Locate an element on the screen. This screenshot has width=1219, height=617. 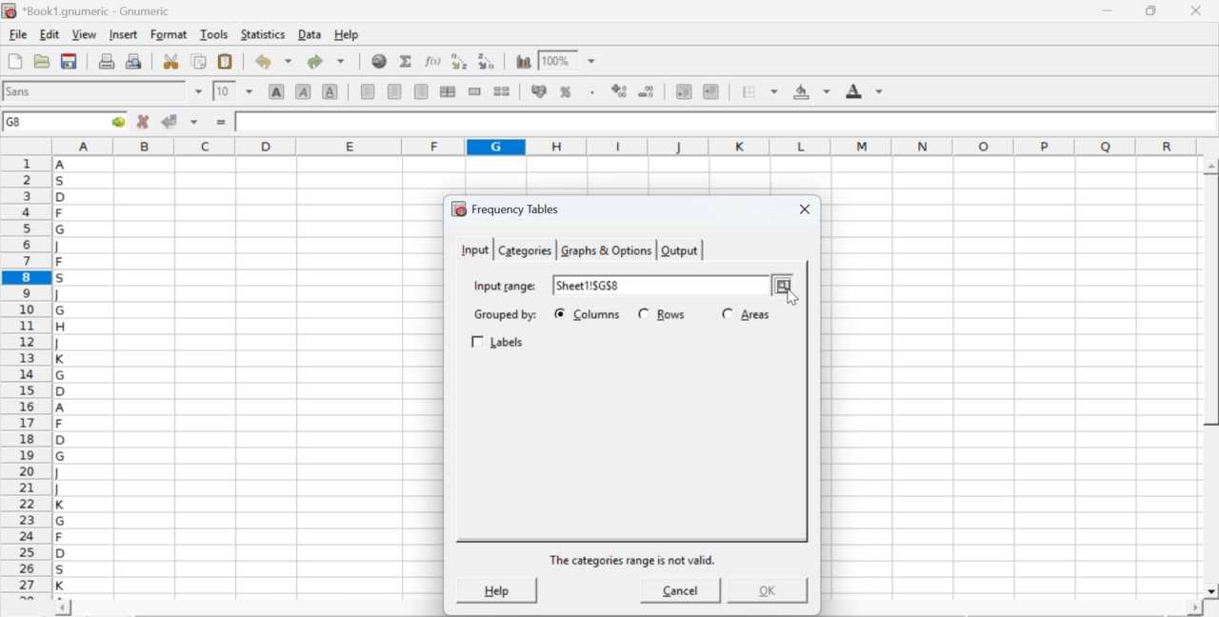
sum in current cell is located at coordinates (407, 60).